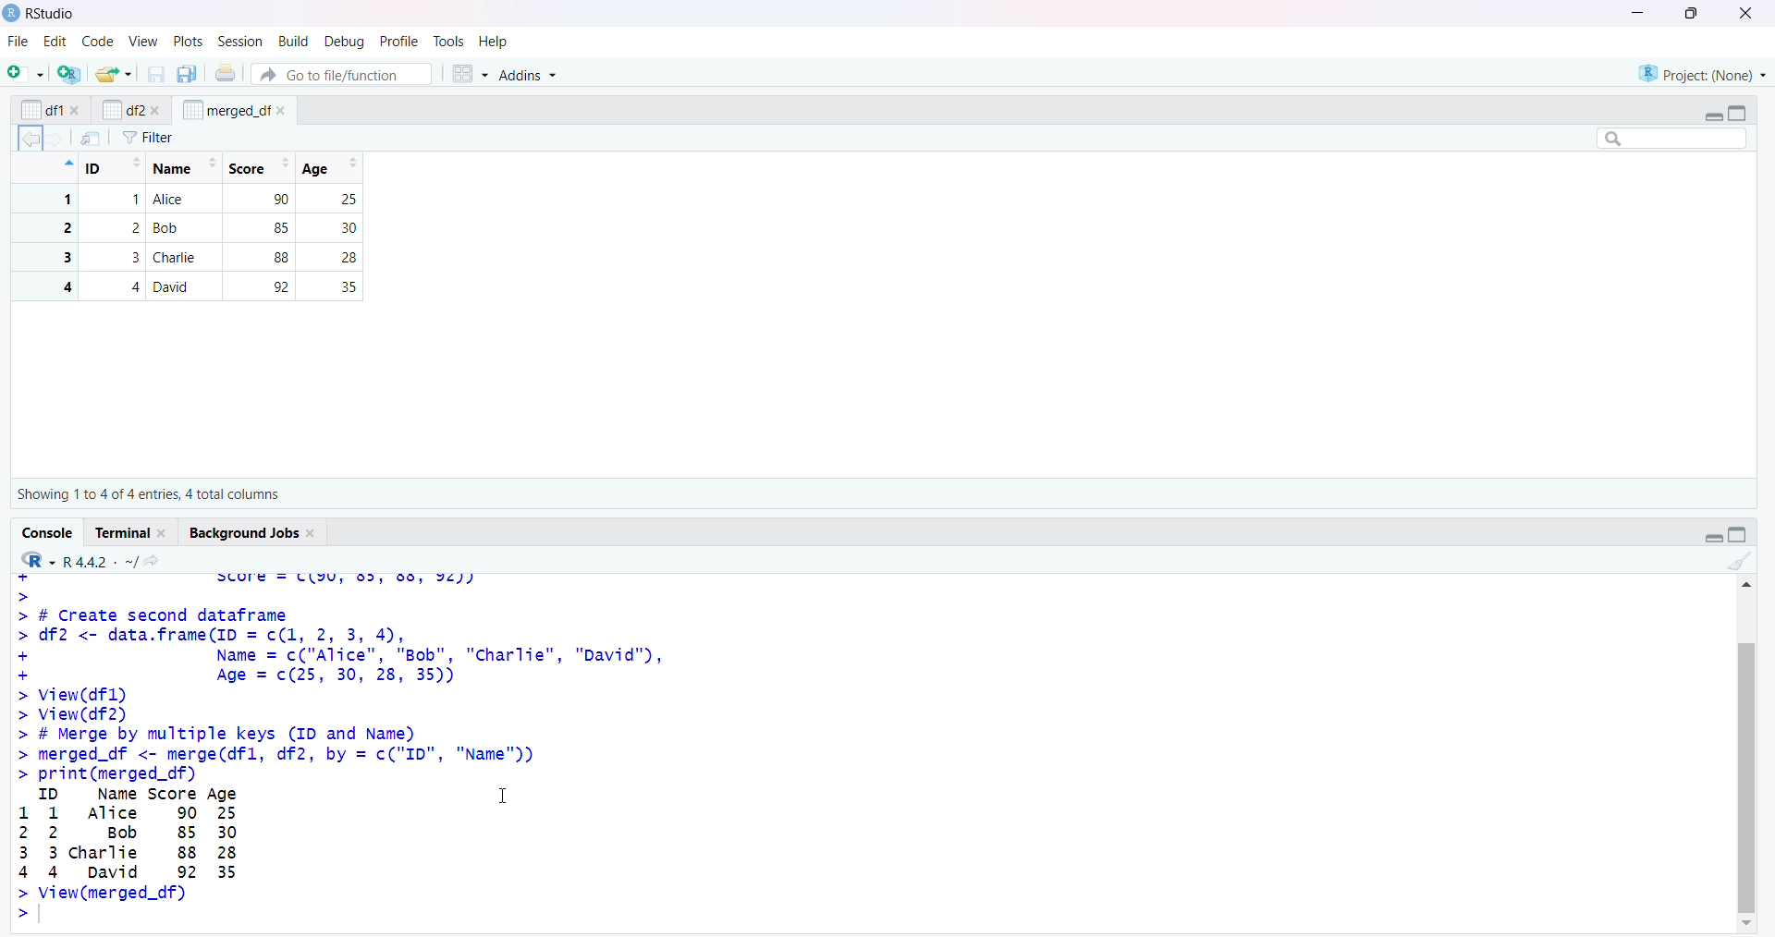 Image resolution: width=1775 pixels, height=937 pixels. What do you see at coordinates (347, 43) in the screenshot?
I see `debug` at bounding box center [347, 43].